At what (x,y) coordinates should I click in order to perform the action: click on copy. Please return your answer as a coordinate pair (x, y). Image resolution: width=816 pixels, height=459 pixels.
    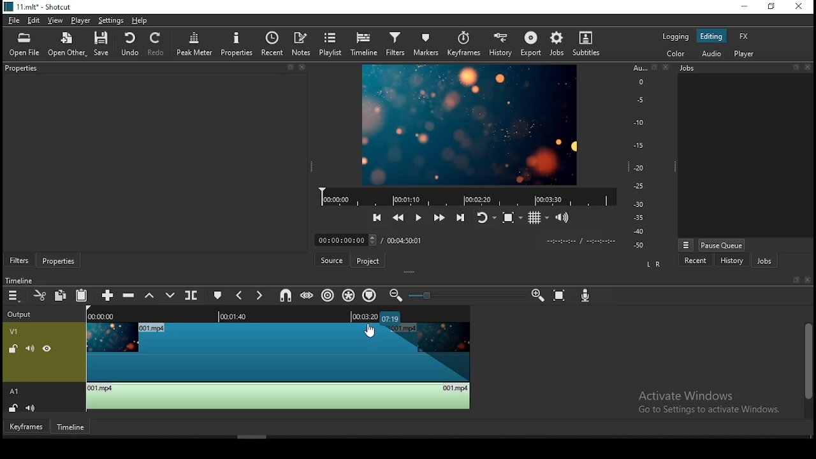
    Looking at the image, I should click on (61, 296).